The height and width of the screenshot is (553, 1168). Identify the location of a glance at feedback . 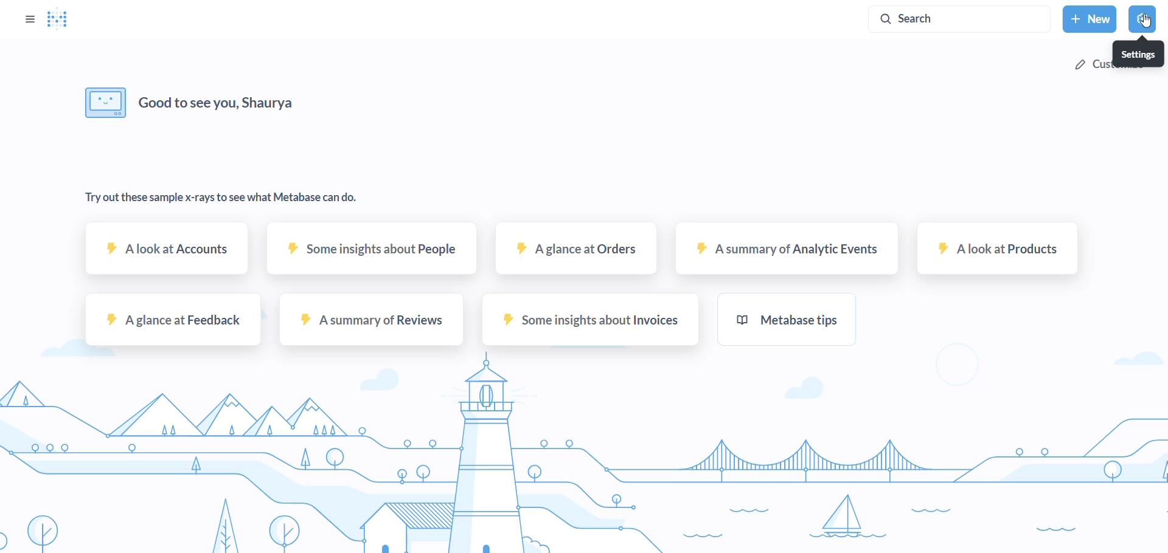
(171, 323).